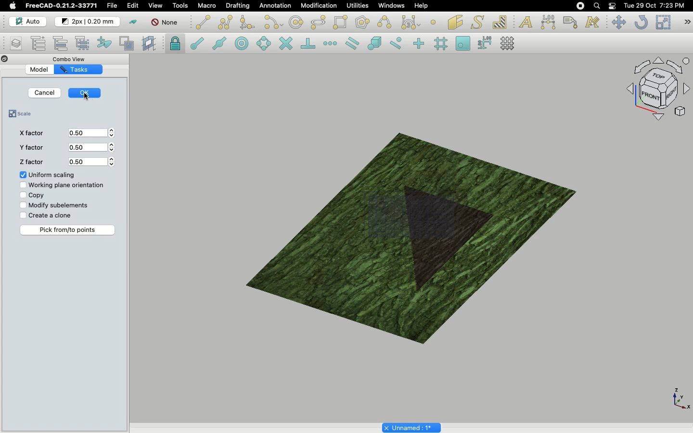 The height and width of the screenshot is (433, 693). Describe the element at coordinates (225, 22) in the screenshot. I see `Polyline` at that location.